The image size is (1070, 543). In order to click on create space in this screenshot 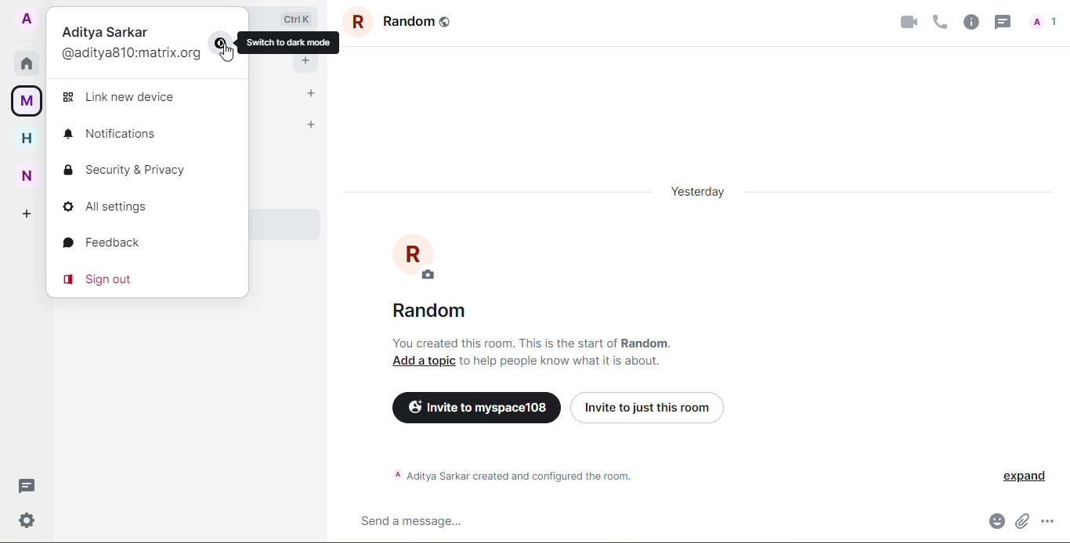, I will do `click(30, 214)`.